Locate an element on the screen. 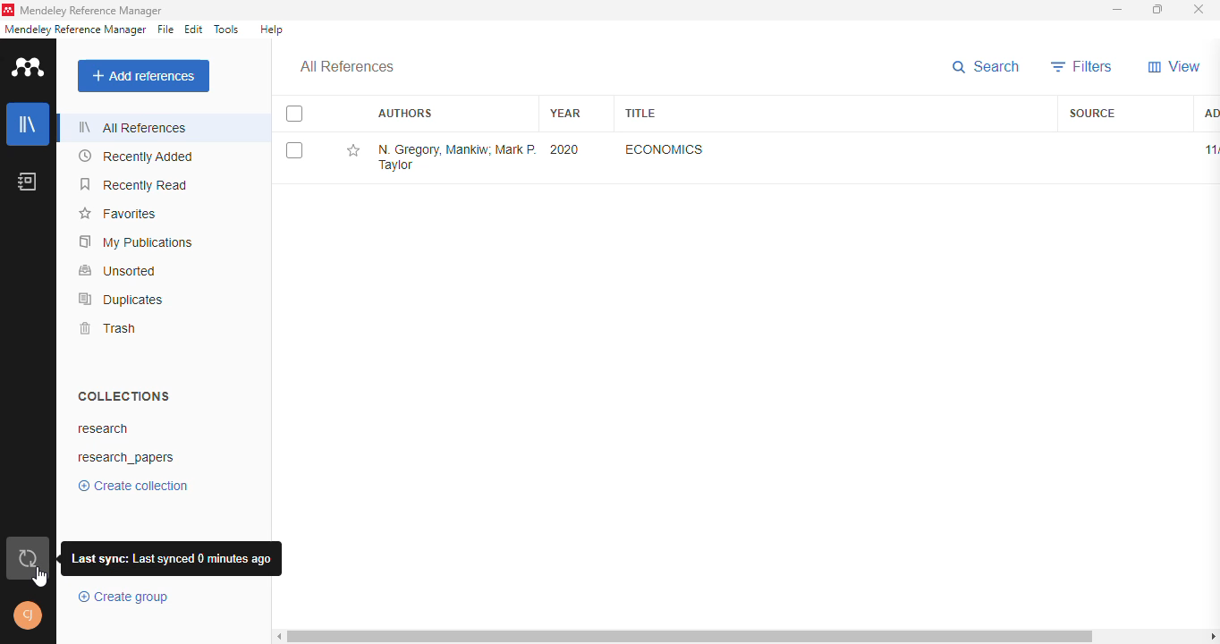 Image resolution: width=1220 pixels, height=644 pixels. recently added is located at coordinates (135, 157).